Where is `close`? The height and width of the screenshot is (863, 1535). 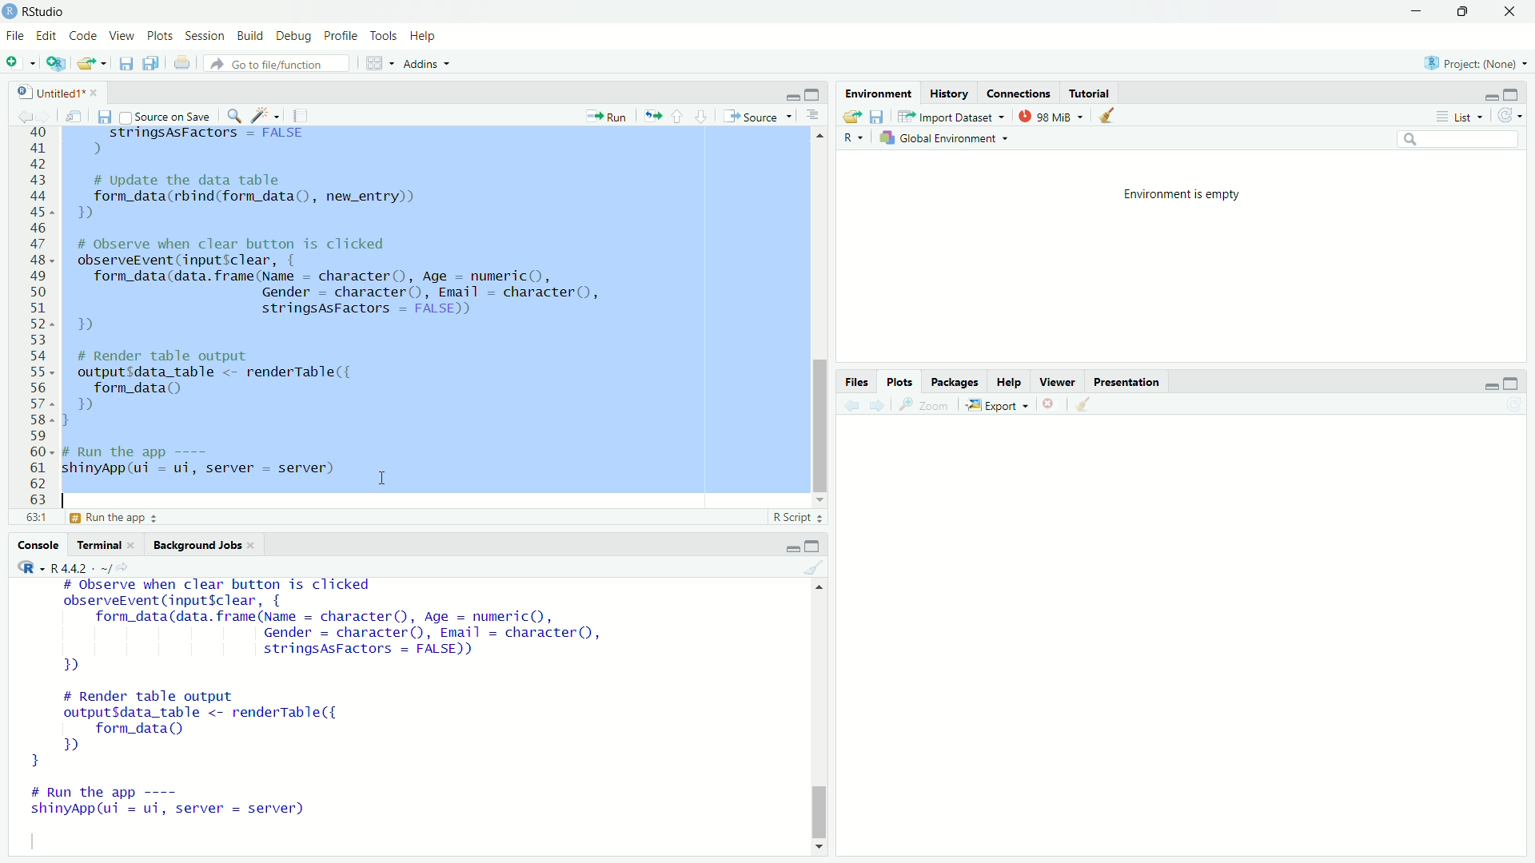 close is located at coordinates (257, 546).